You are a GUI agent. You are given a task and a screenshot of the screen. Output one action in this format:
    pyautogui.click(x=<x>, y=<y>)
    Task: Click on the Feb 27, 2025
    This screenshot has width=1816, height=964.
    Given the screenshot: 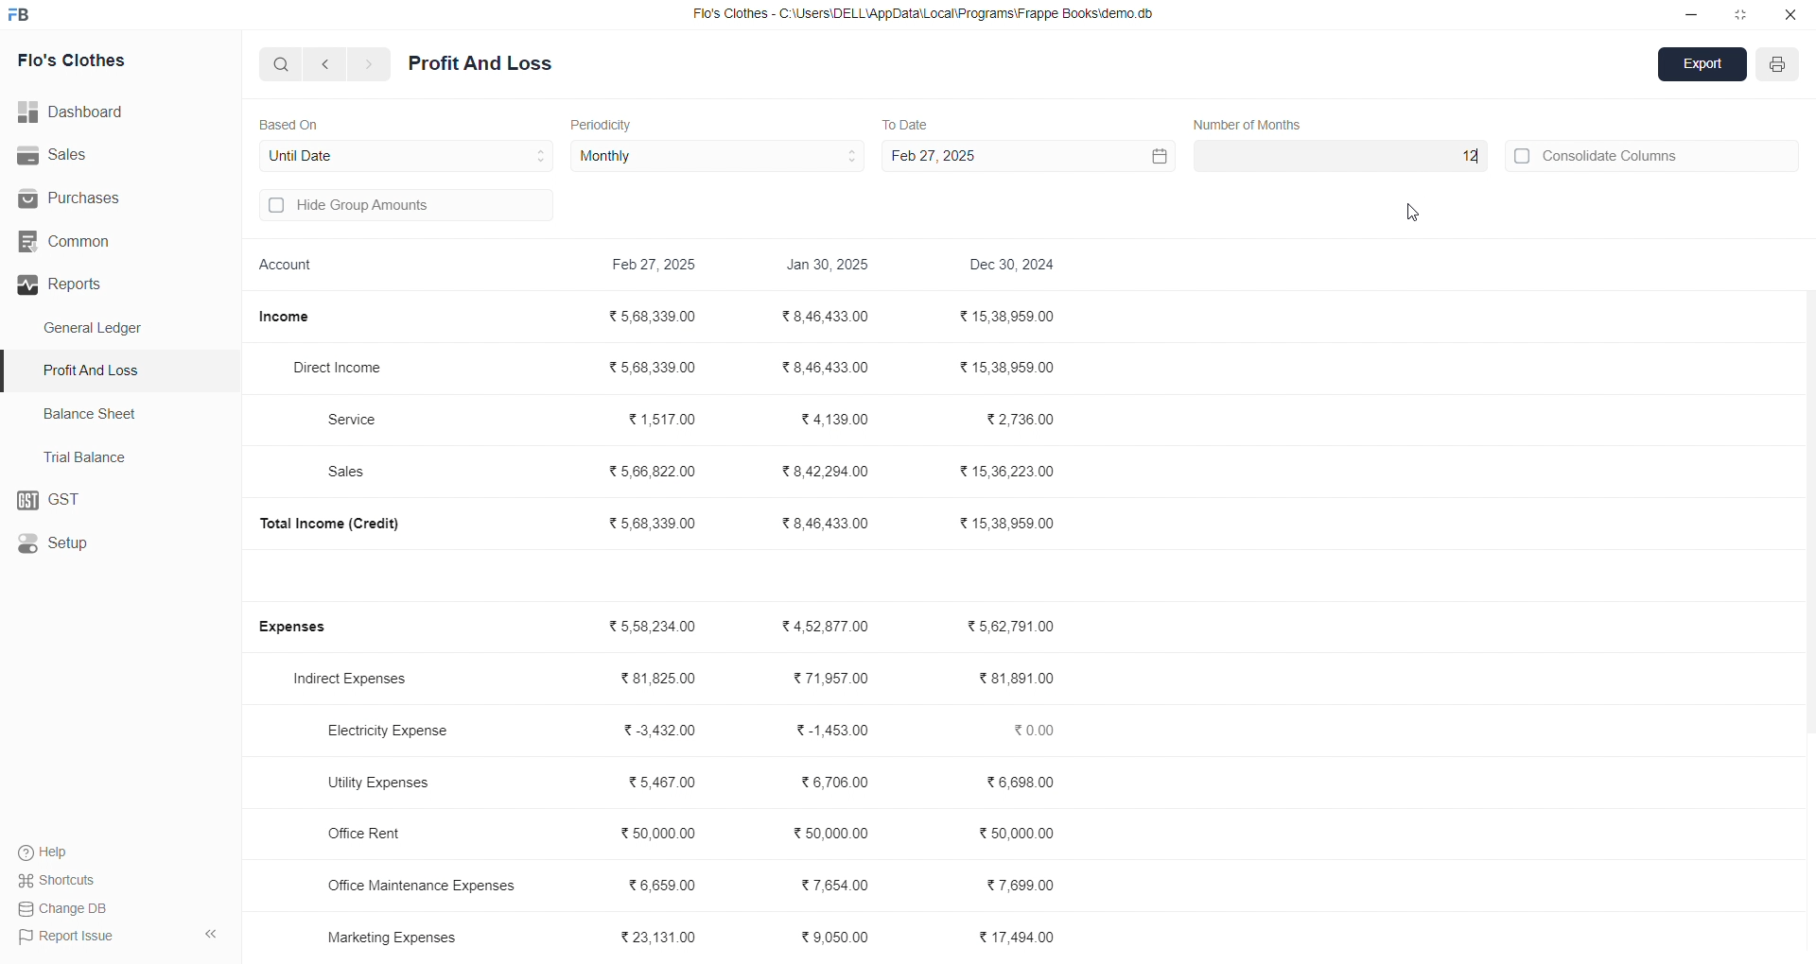 What is the action you would take?
    pyautogui.click(x=1025, y=156)
    